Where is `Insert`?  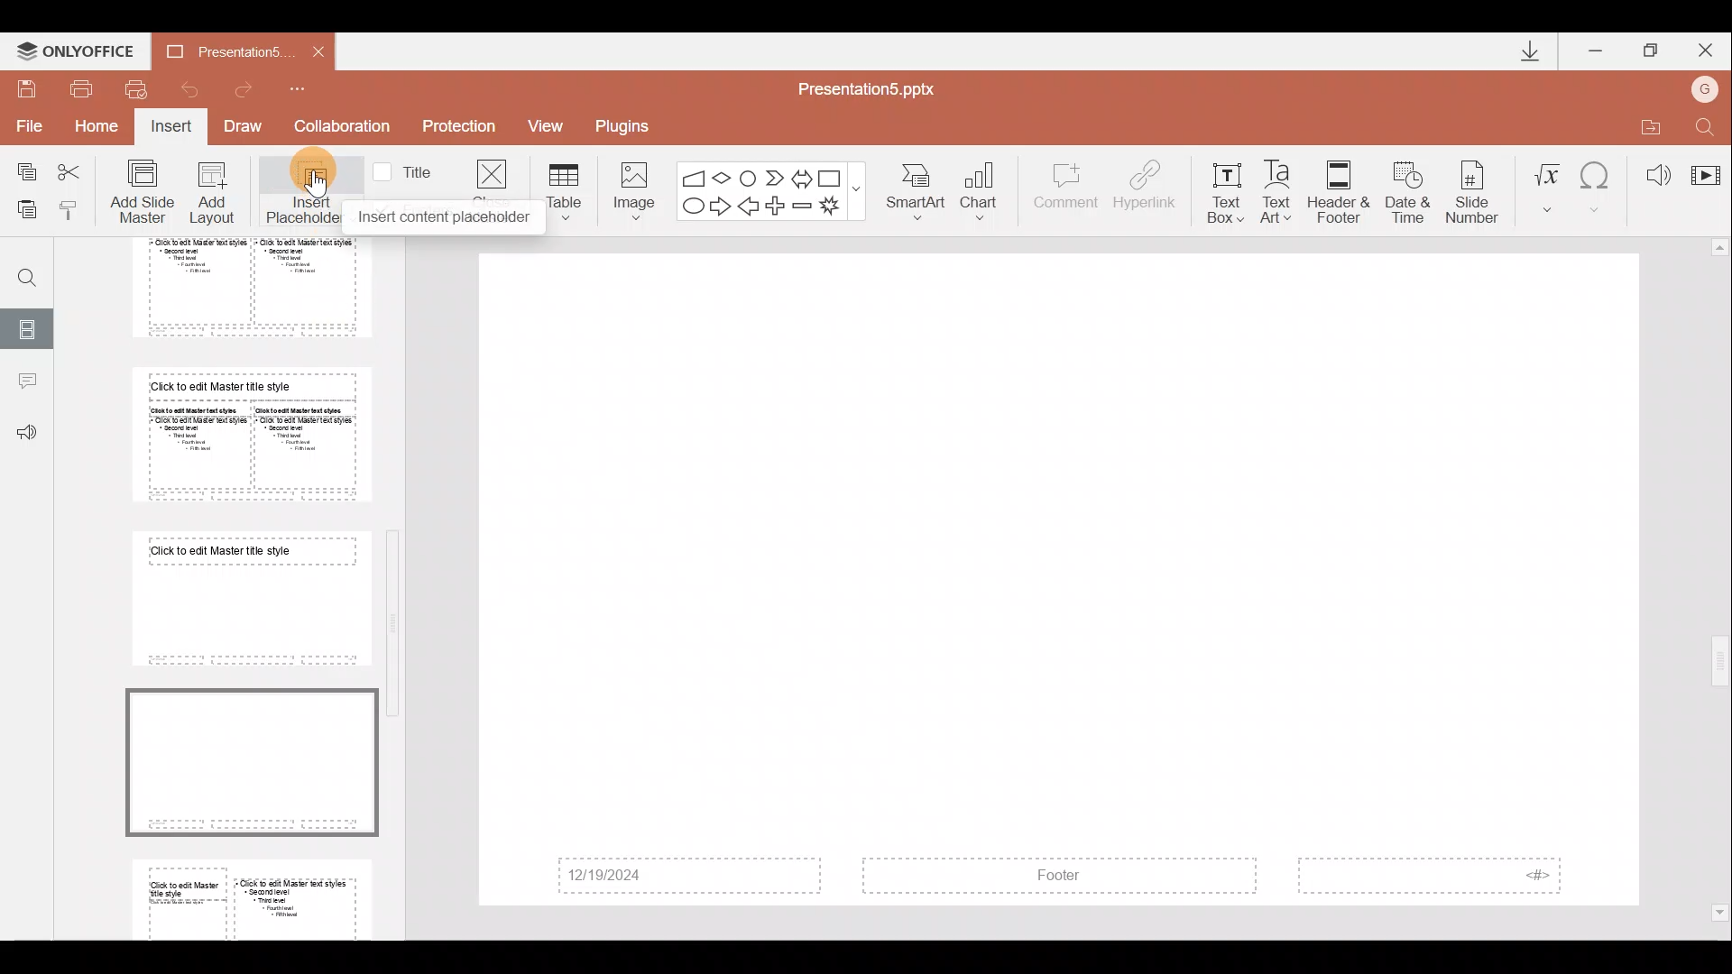
Insert is located at coordinates (172, 128).